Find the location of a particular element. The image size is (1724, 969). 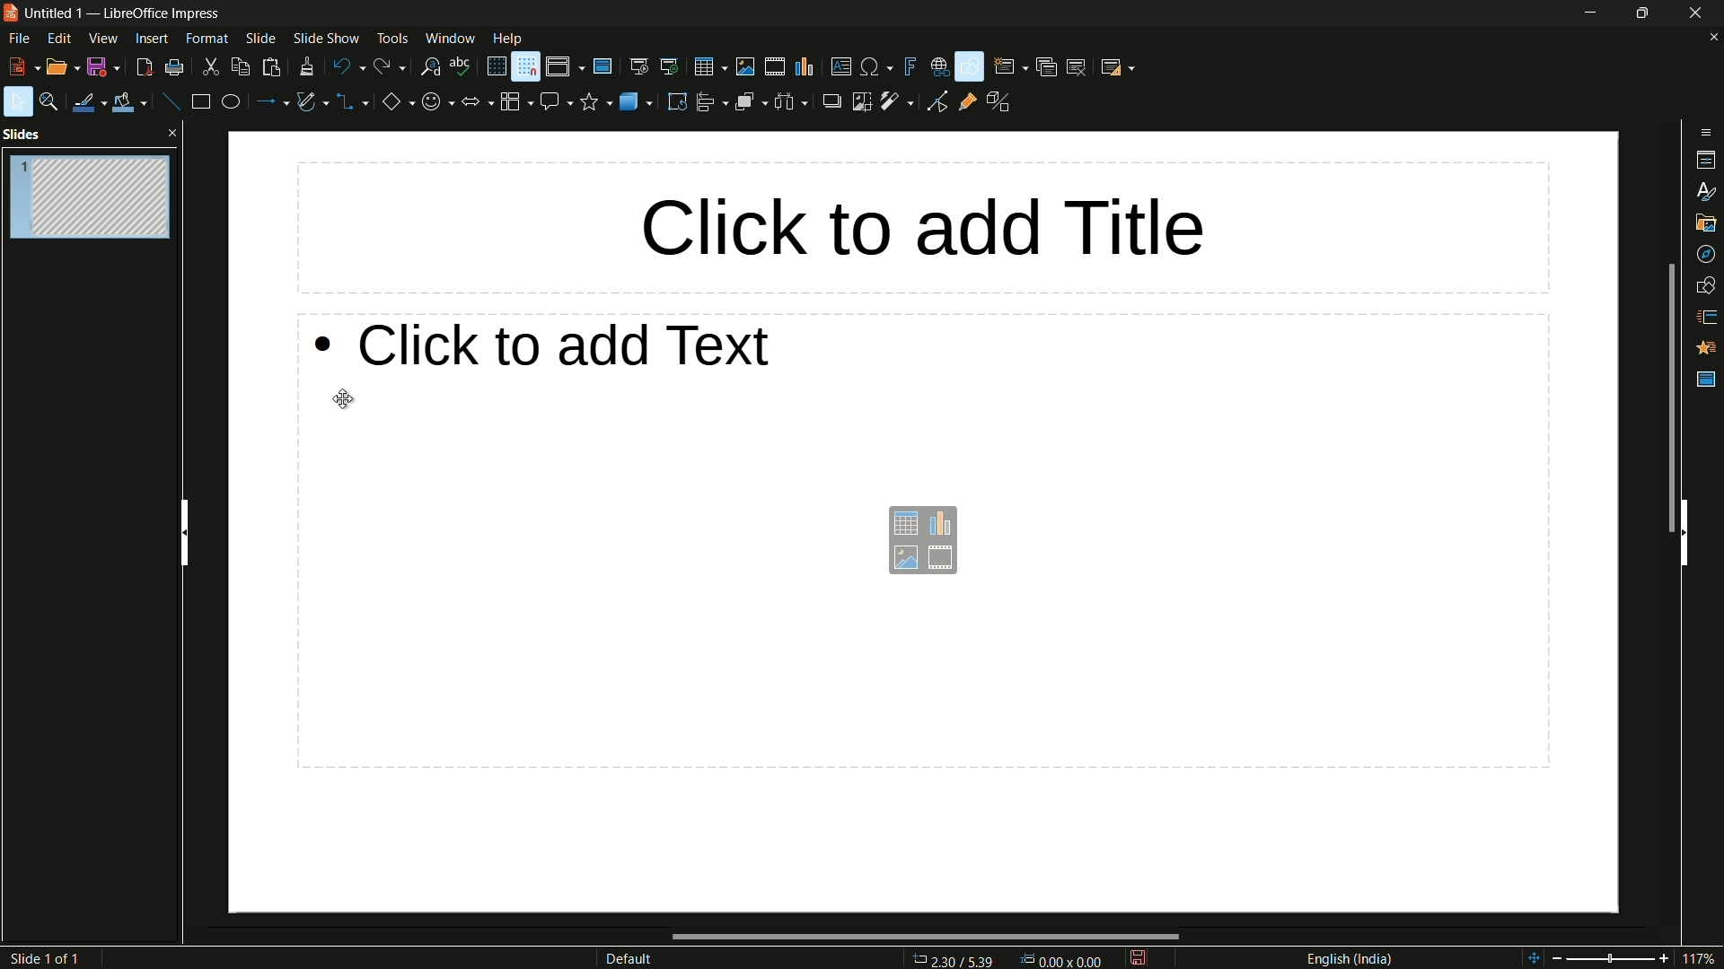

insert textbox is located at coordinates (840, 65).